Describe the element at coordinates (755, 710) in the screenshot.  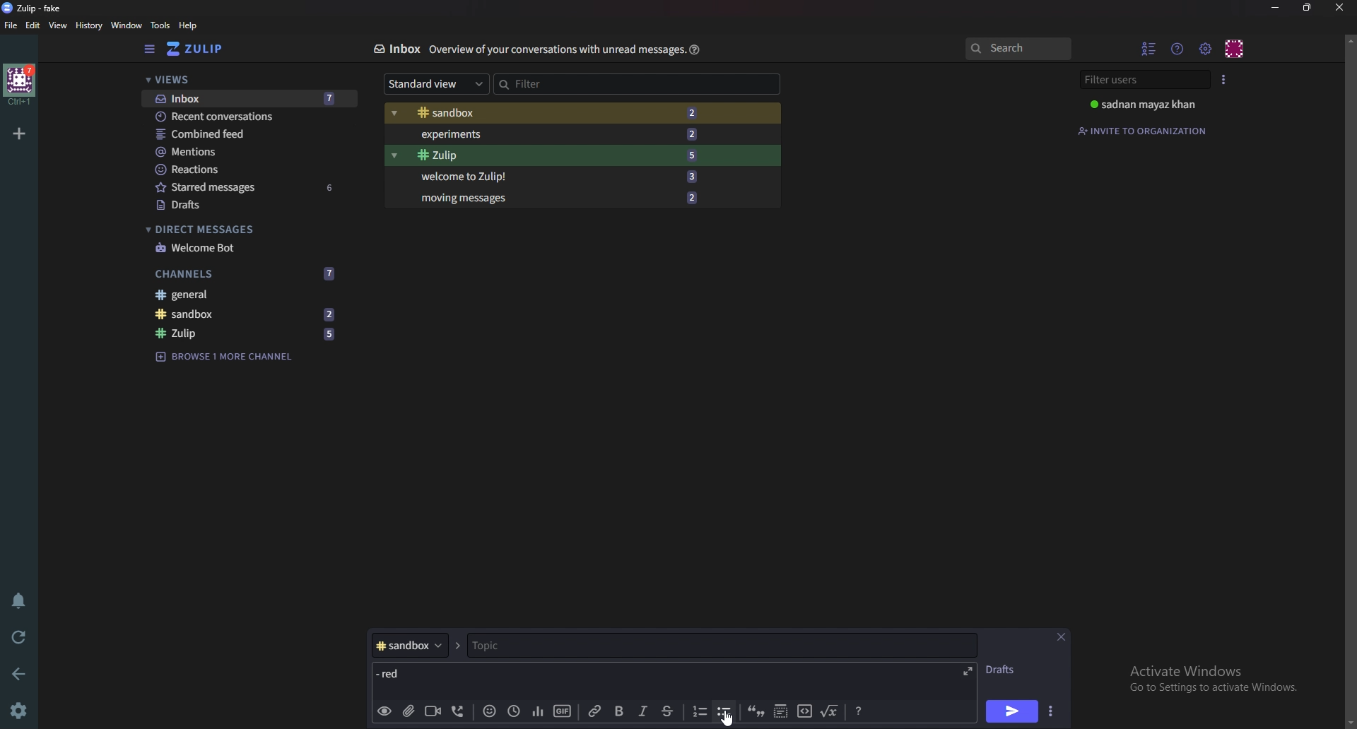
I see `quote` at that location.